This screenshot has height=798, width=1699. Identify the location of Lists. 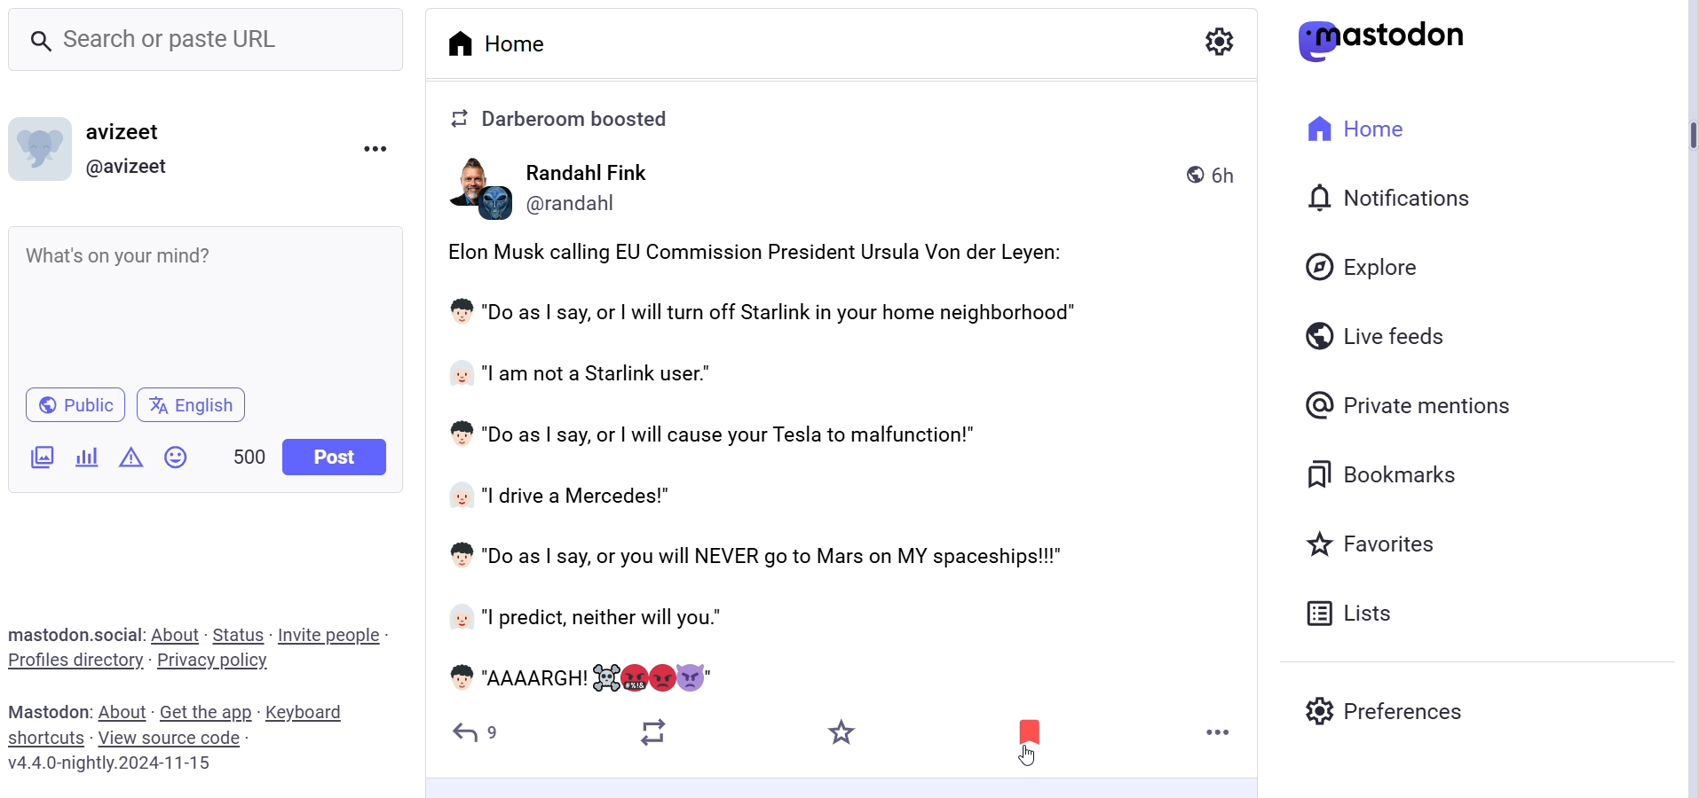
(1355, 612).